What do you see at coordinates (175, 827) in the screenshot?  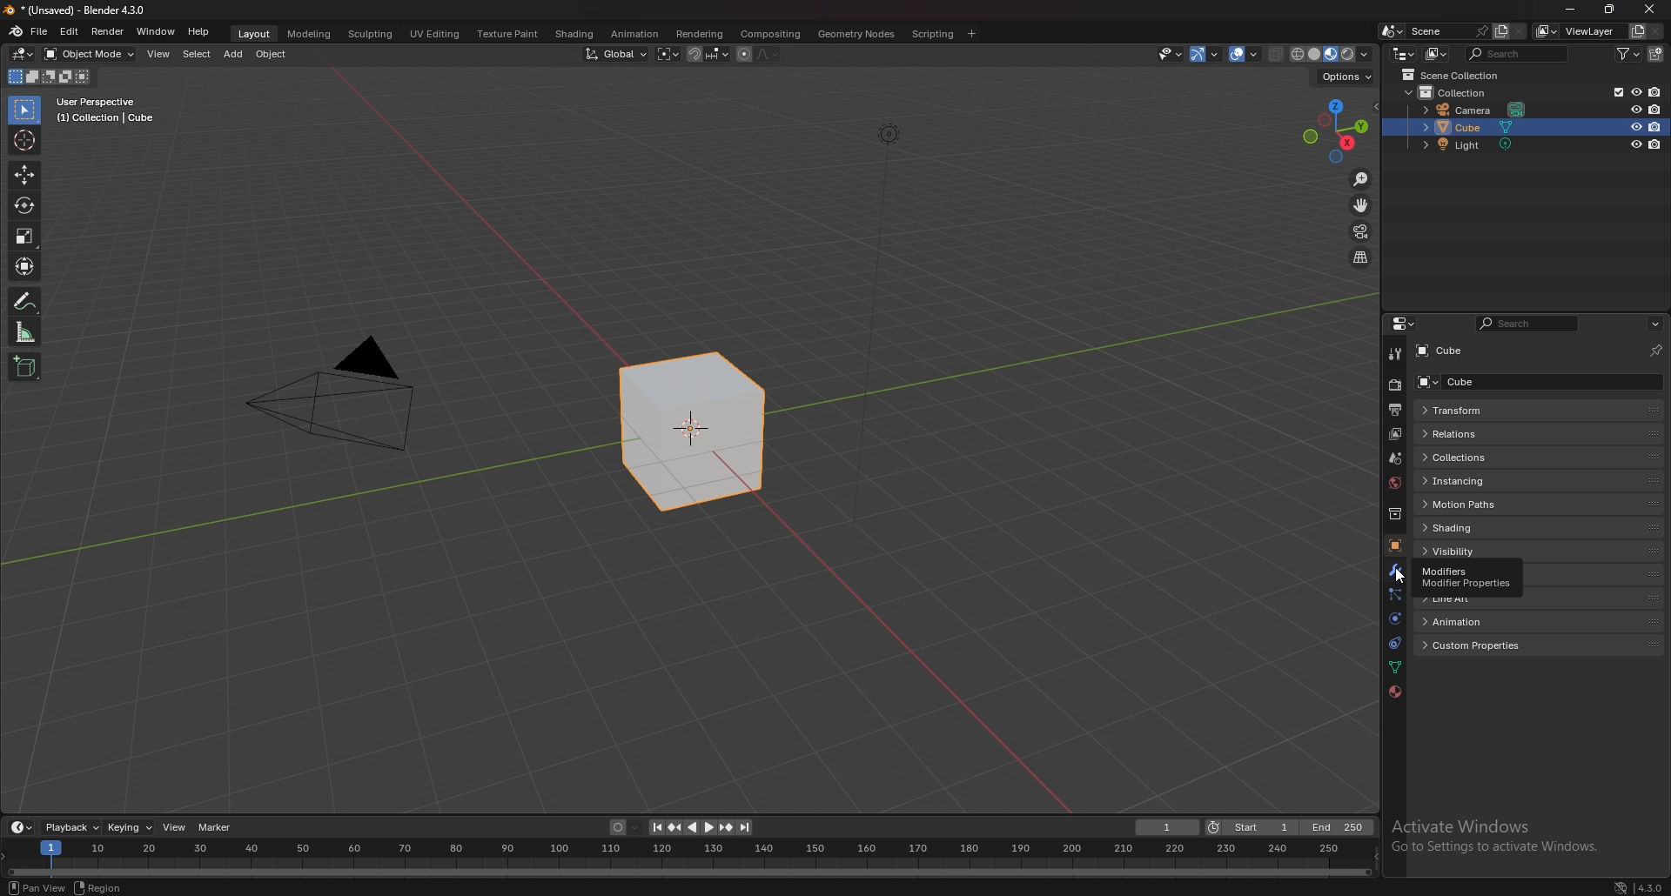 I see `view` at bounding box center [175, 827].